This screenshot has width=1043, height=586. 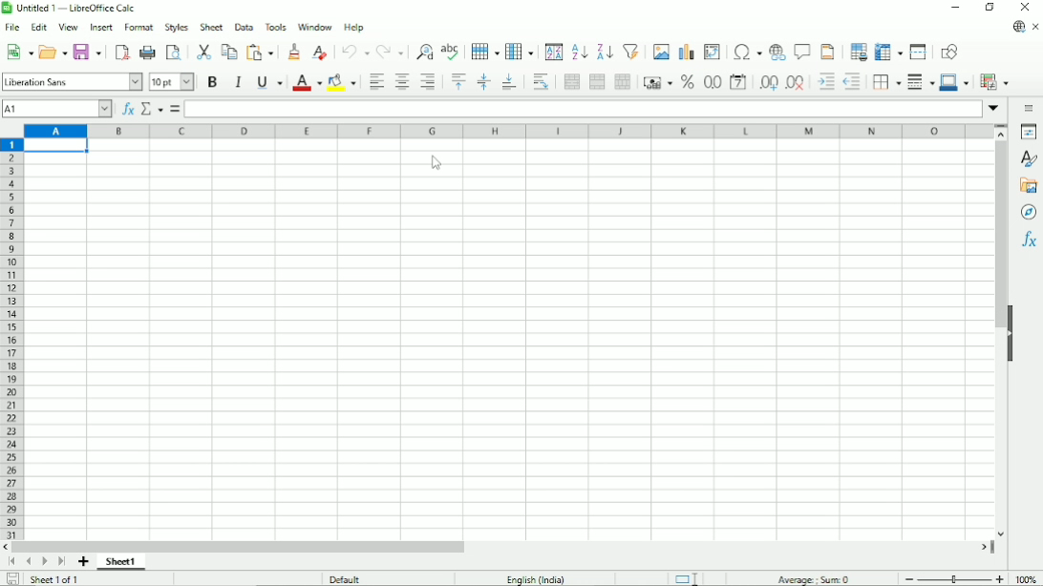 What do you see at coordinates (827, 51) in the screenshot?
I see `Headers and footers` at bounding box center [827, 51].